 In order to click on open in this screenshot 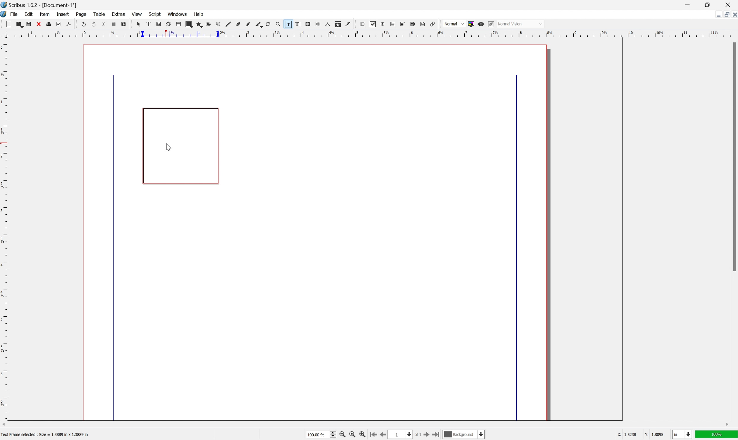, I will do `click(20, 25)`.